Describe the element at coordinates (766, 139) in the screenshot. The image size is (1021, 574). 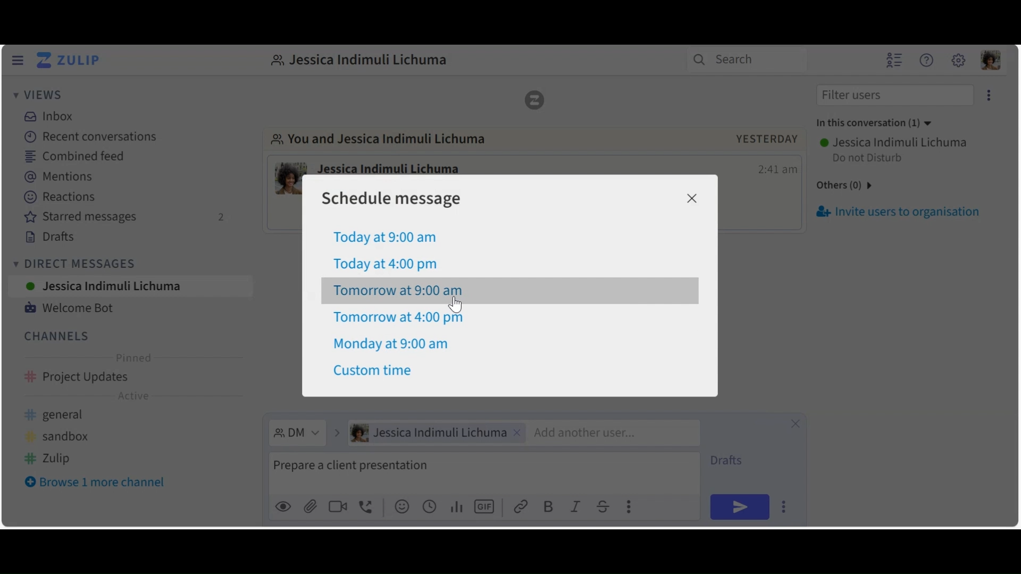
I see `yesterday` at that location.